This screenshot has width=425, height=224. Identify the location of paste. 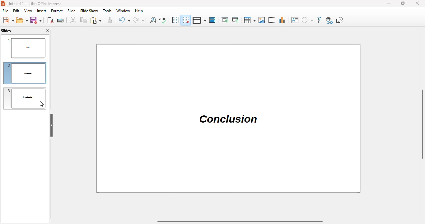
(96, 20).